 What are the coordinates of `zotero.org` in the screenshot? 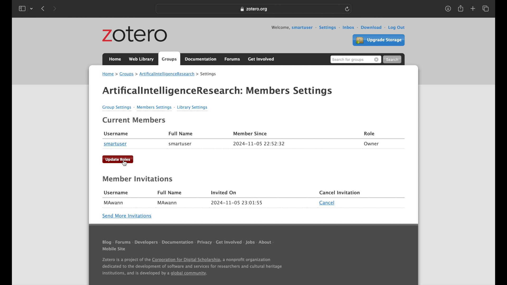 It's located at (255, 9).